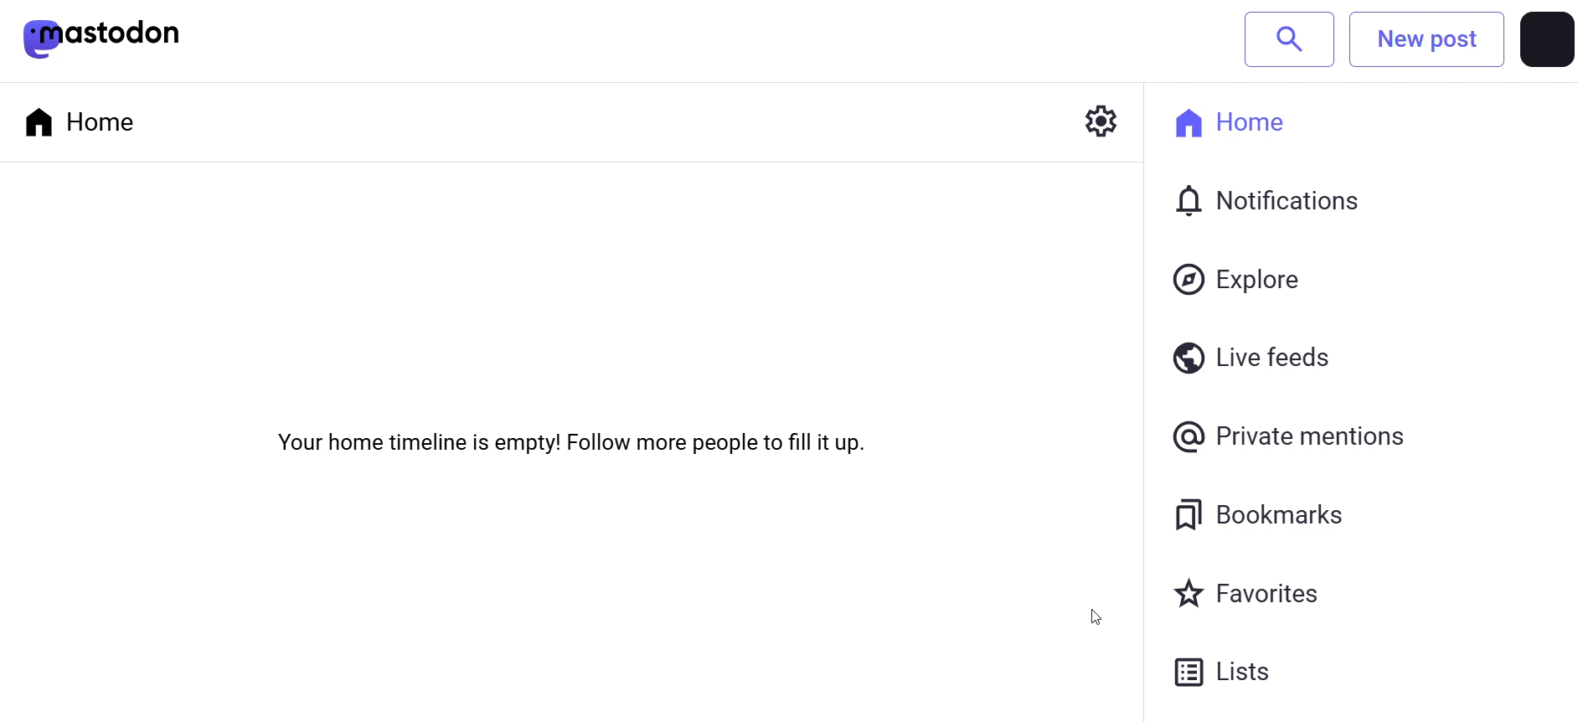  I want to click on mastodon, so click(106, 39).